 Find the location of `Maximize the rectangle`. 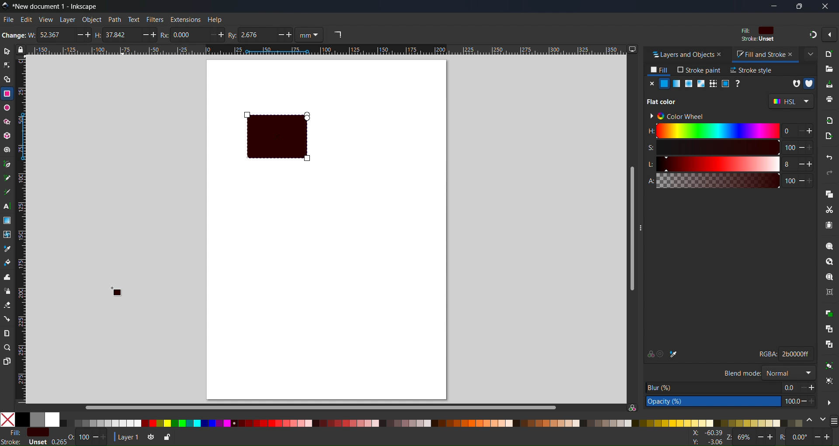

Maximize the rectangle is located at coordinates (155, 35).